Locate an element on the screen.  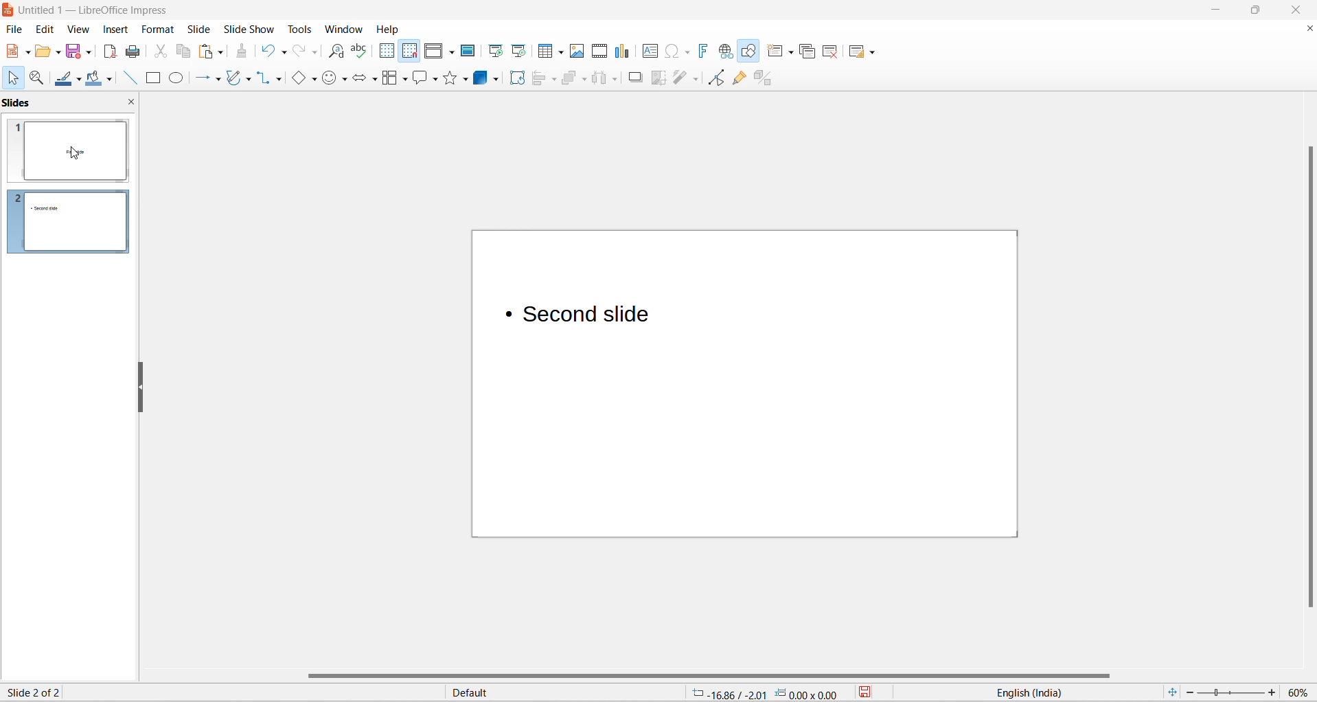
slide master type is located at coordinates (556, 690).